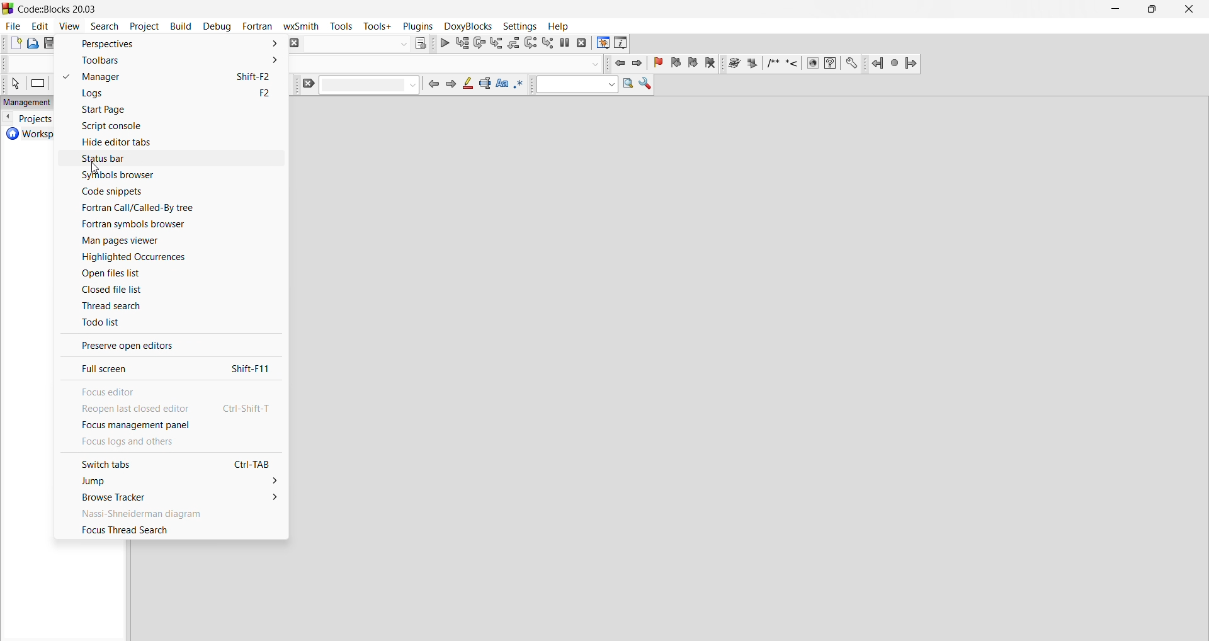  I want to click on next instruction, so click(531, 44).